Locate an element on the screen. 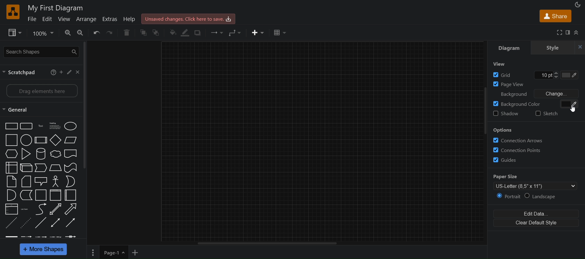 This screenshot has height=259, width=585. page view is located at coordinates (535, 84).